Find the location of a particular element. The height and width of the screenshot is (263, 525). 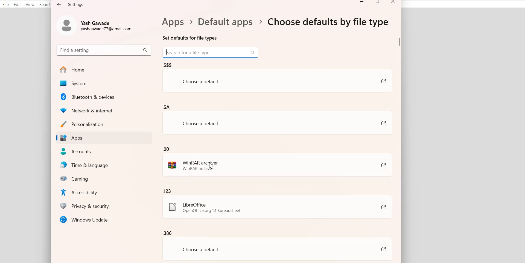

Time & Language is located at coordinates (106, 165).